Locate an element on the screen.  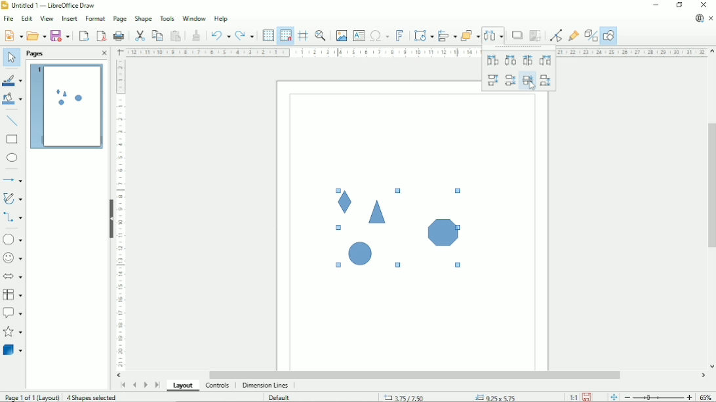
Horizontal scroll button is located at coordinates (120, 375).